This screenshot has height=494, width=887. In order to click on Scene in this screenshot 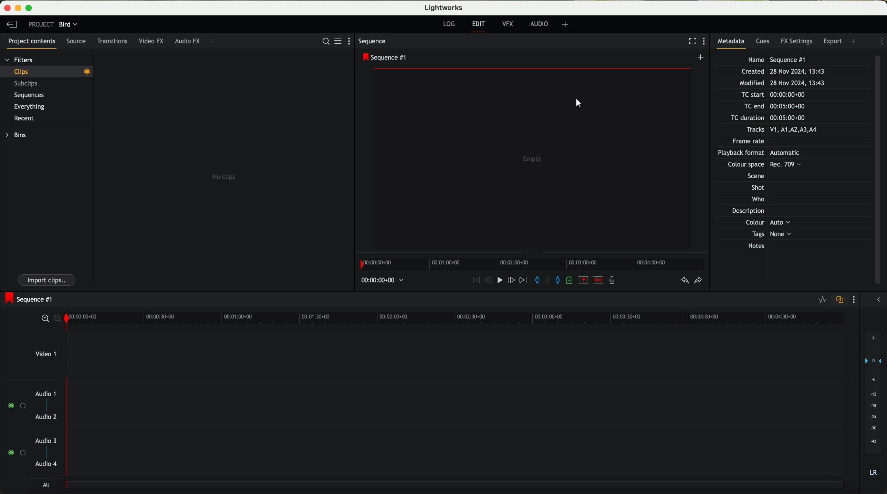, I will do `click(782, 176)`.